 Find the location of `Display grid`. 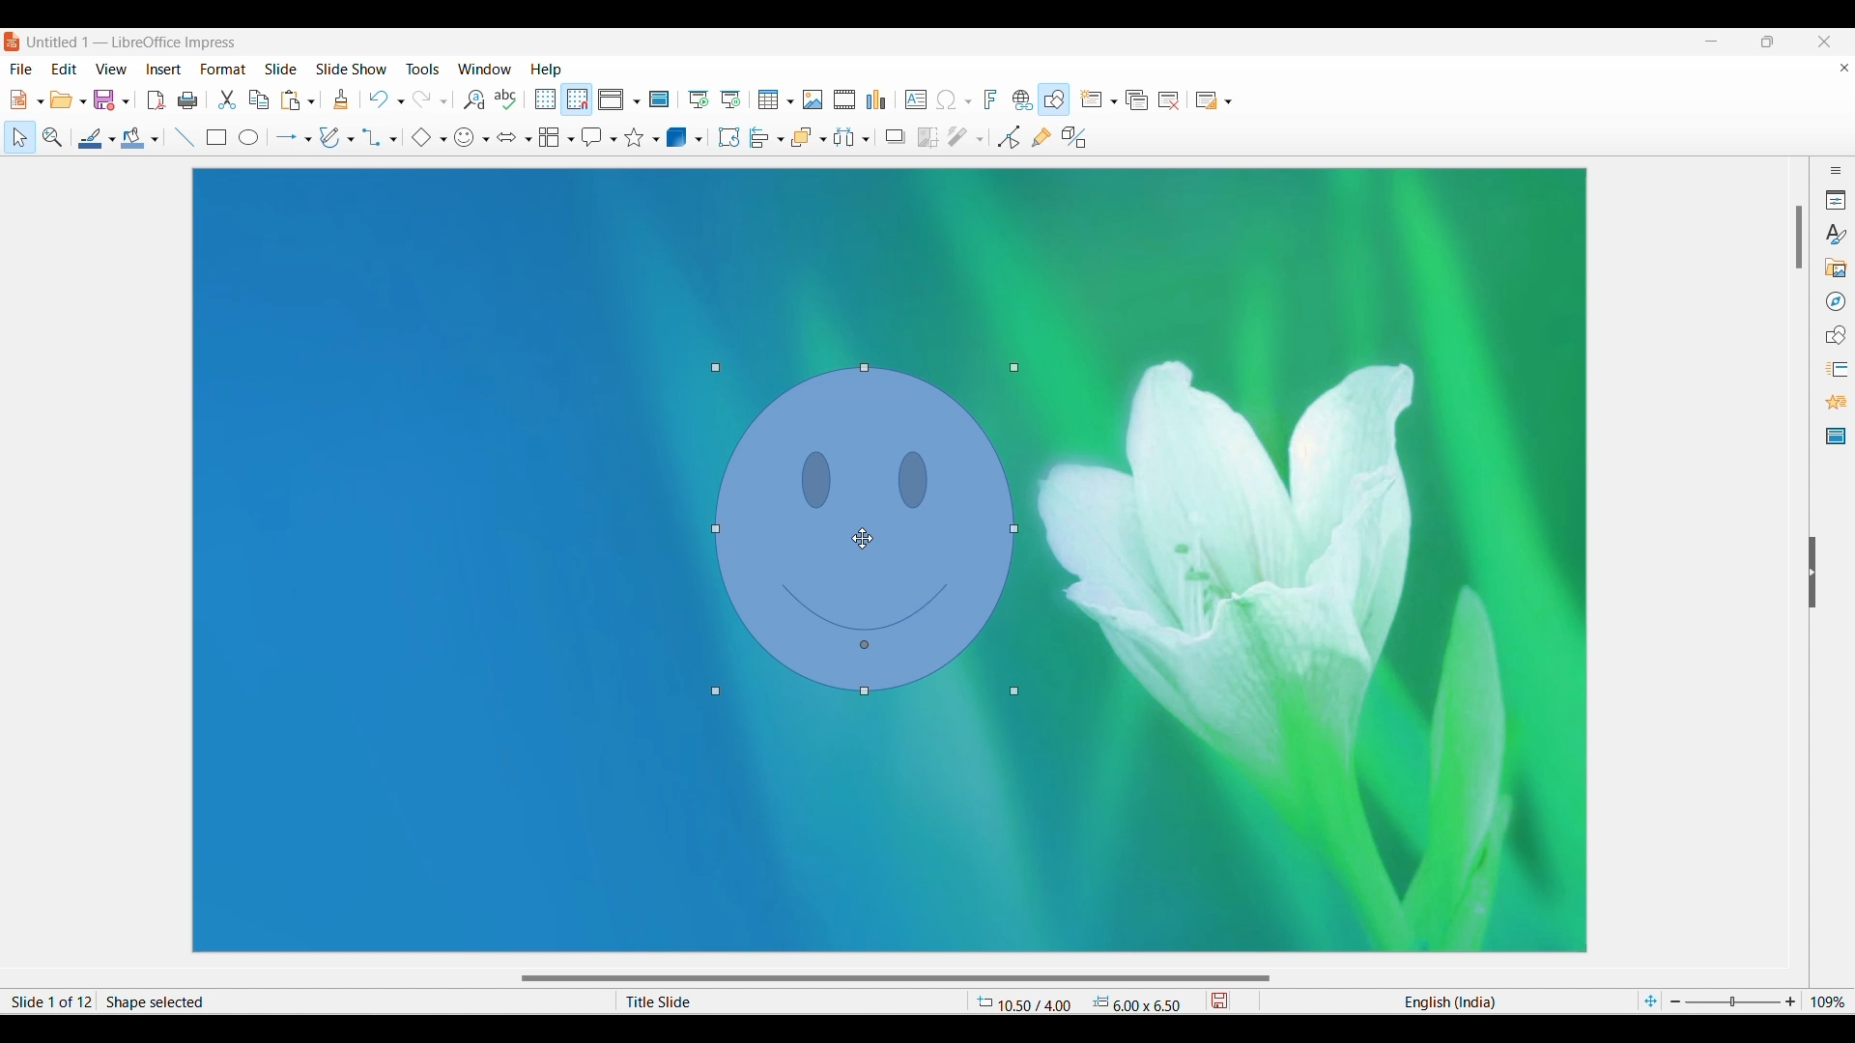

Display grid is located at coordinates (545, 99).